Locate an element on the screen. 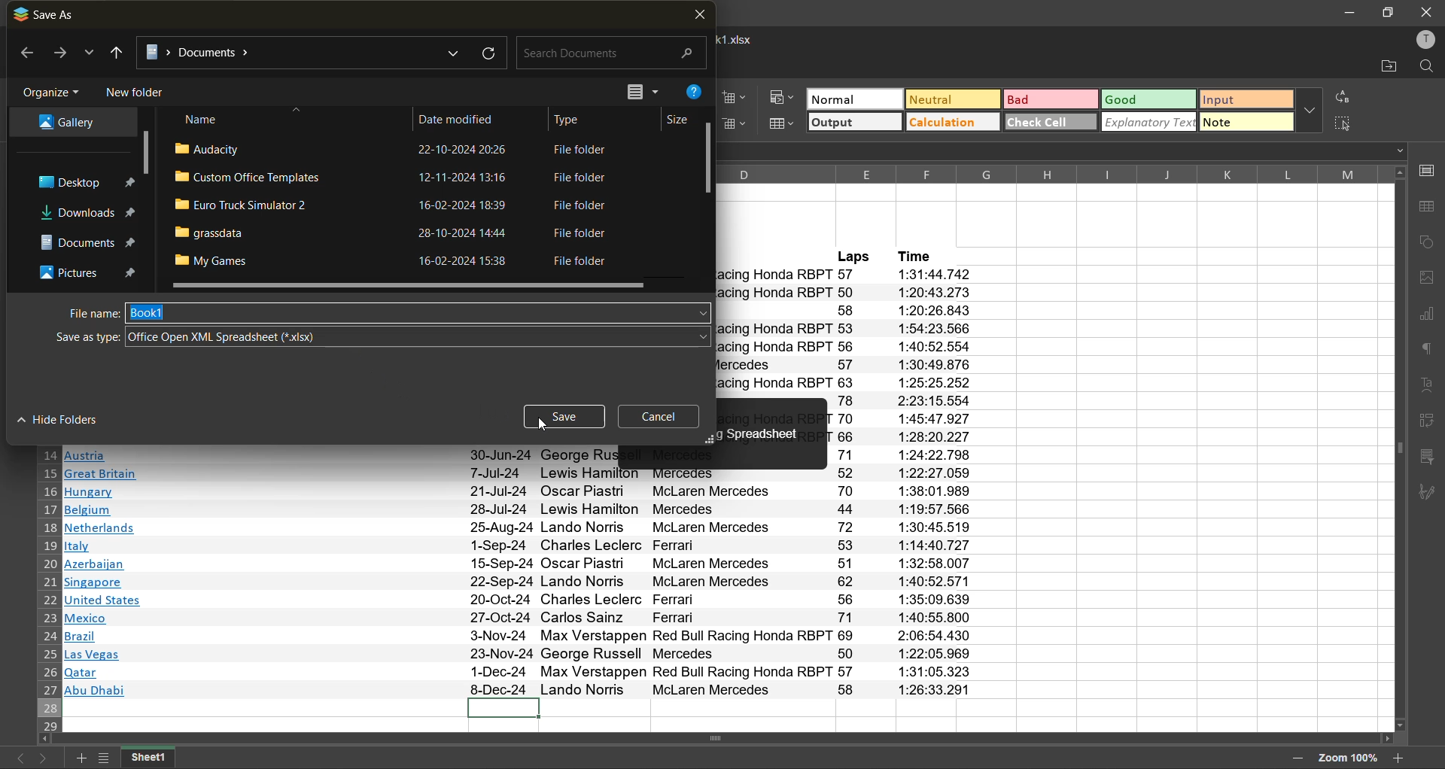  Brazil 33-Nov-24 Max Verstappen Red Bull Racing Honda RBPT 69 2:06:54 .430 is located at coordinates (520, 637).